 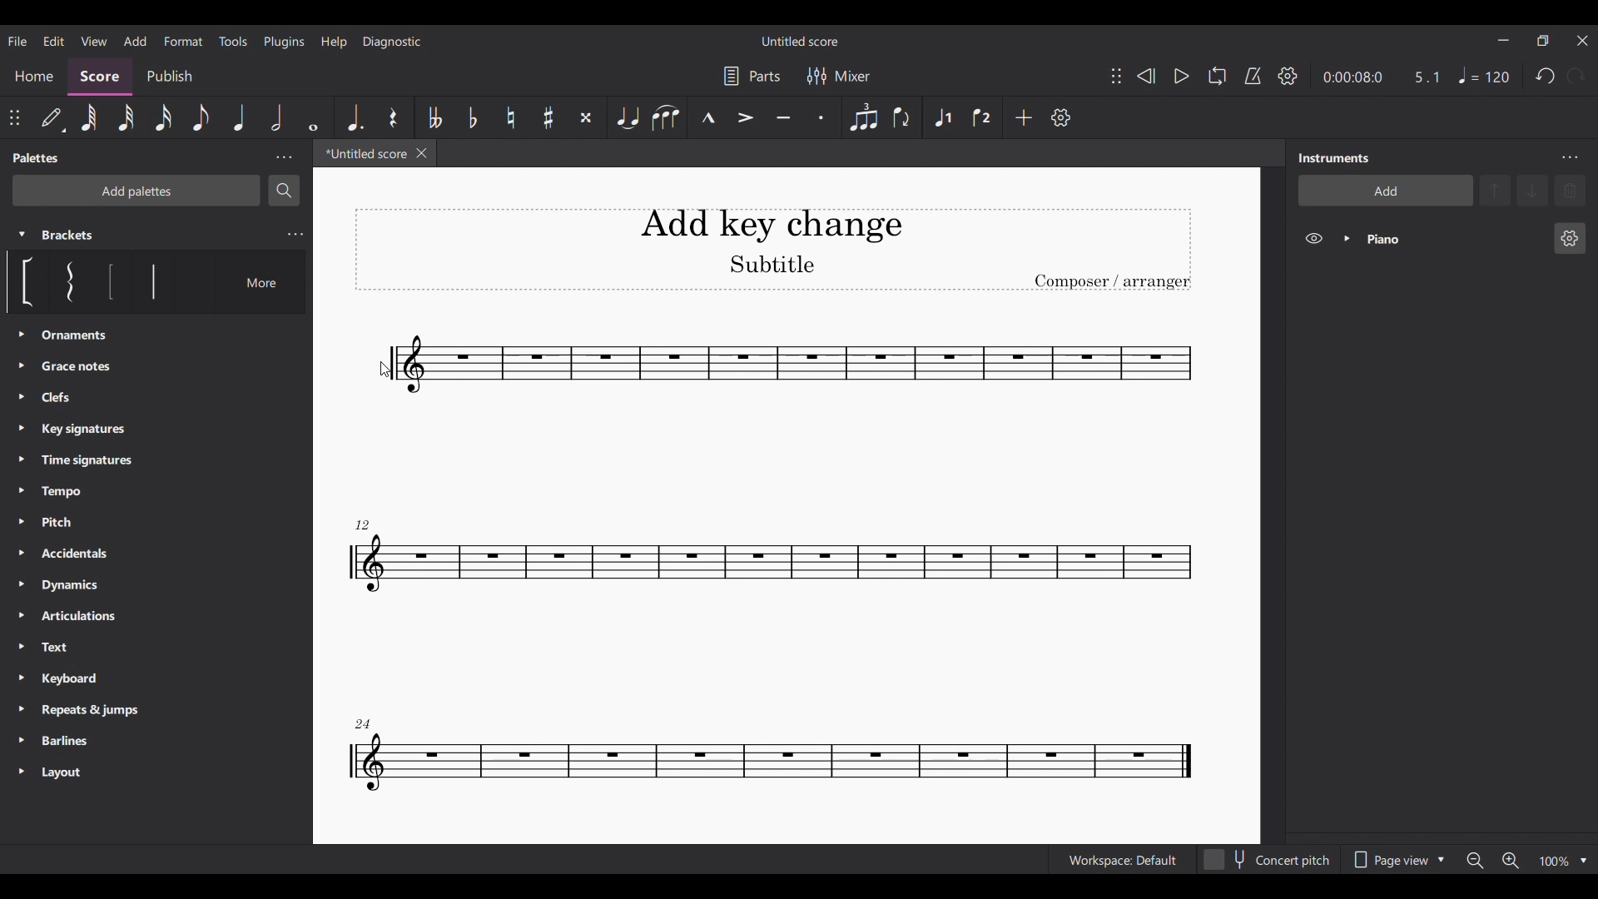 I want to click on Search, so click(x=284, y=191).